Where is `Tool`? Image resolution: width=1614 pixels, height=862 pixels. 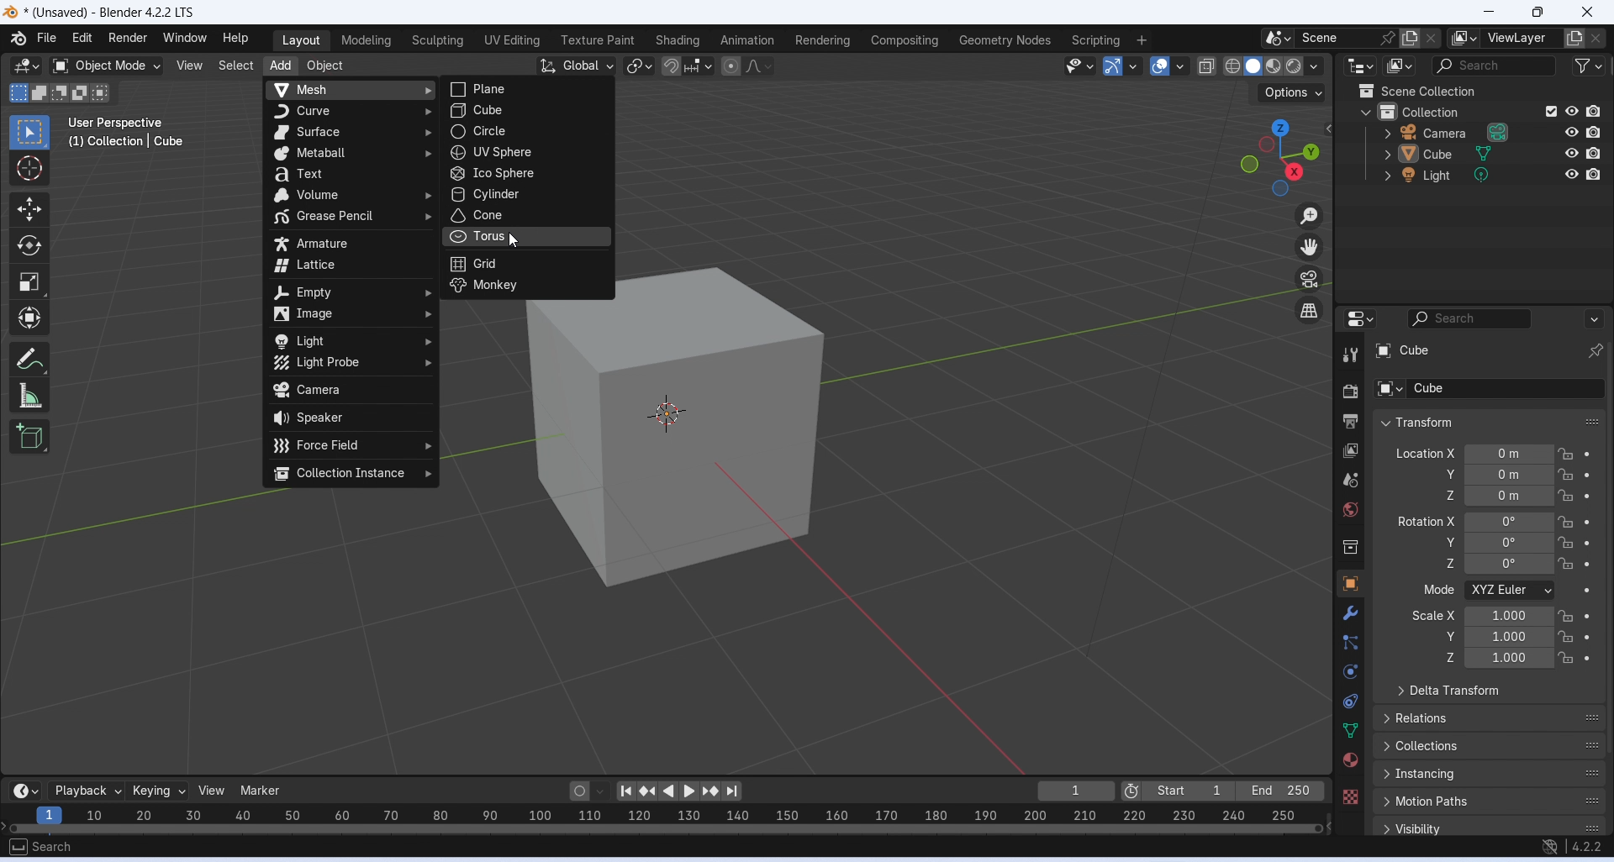 Tool is located at coordinates (1349, 355).